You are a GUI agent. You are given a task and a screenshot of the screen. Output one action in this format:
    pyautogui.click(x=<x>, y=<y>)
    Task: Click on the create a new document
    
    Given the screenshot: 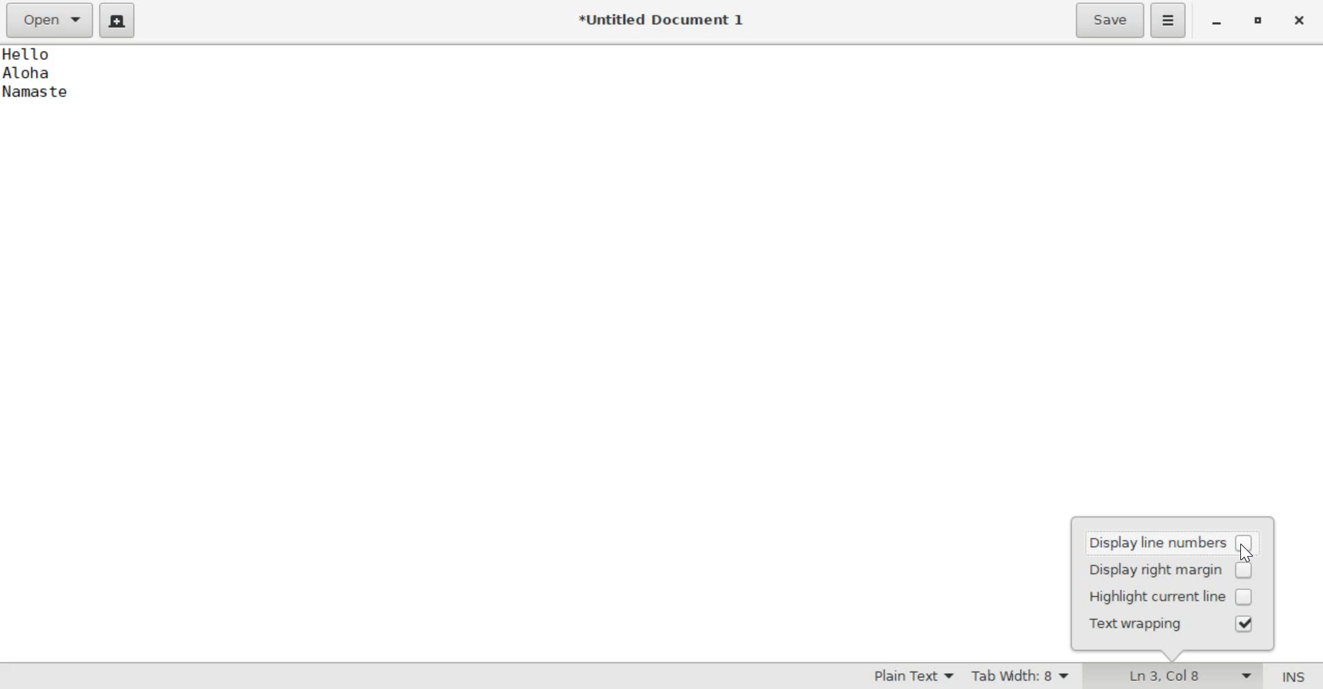 What is the action you would take?
    pyautogui.click(x=119, y=20)
    